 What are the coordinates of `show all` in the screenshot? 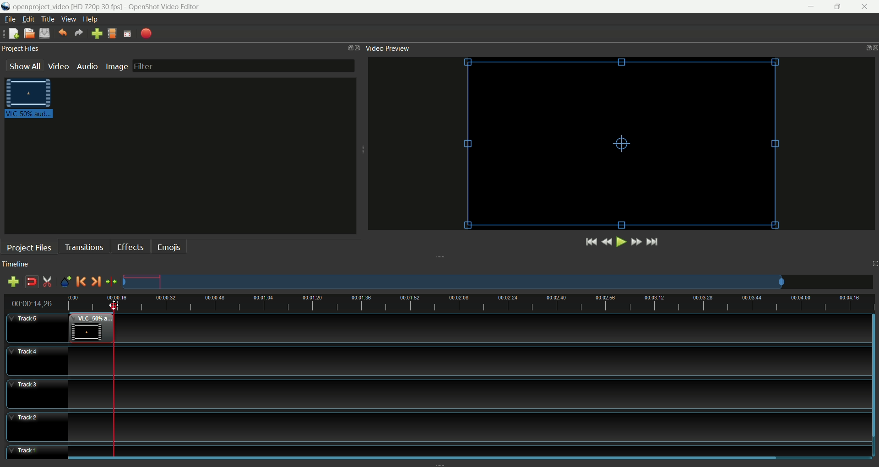 It's located at (24, 65).